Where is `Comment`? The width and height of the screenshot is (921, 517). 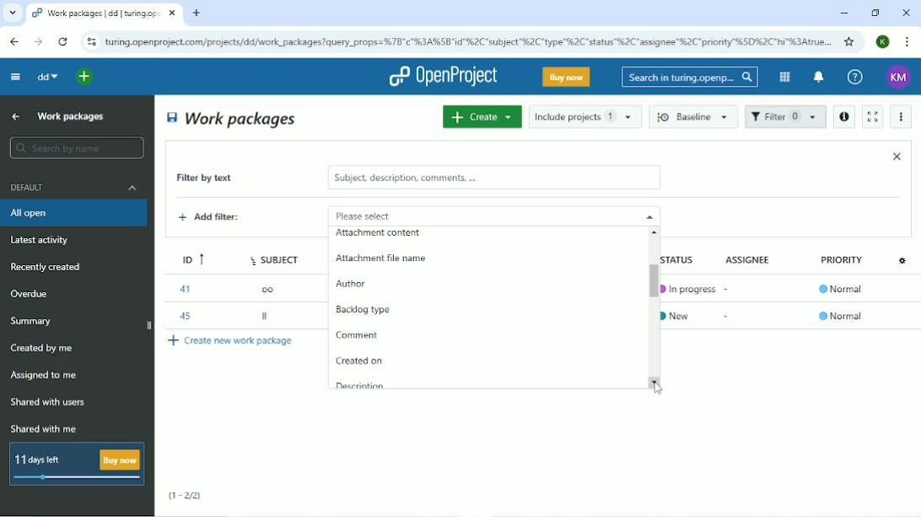
Comment is located at coordinates (358, 337).